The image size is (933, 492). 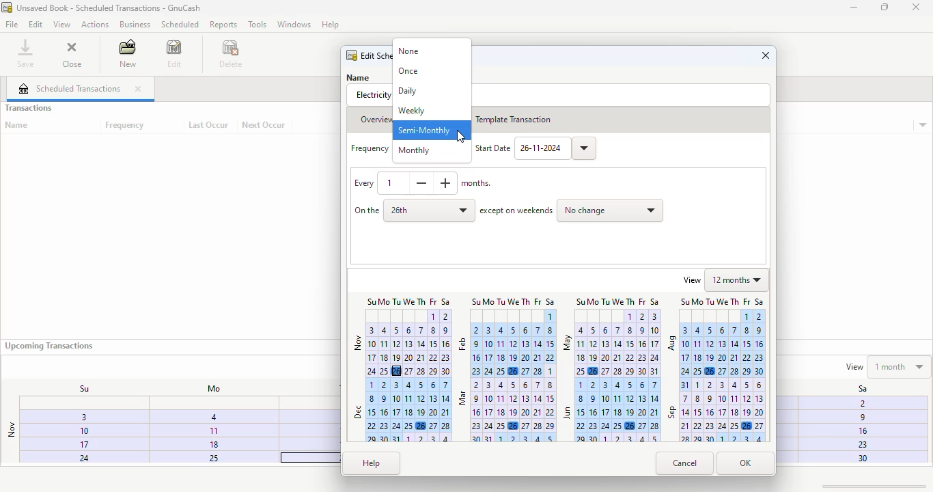 I want to click on 10, so click(x=72, y=431).